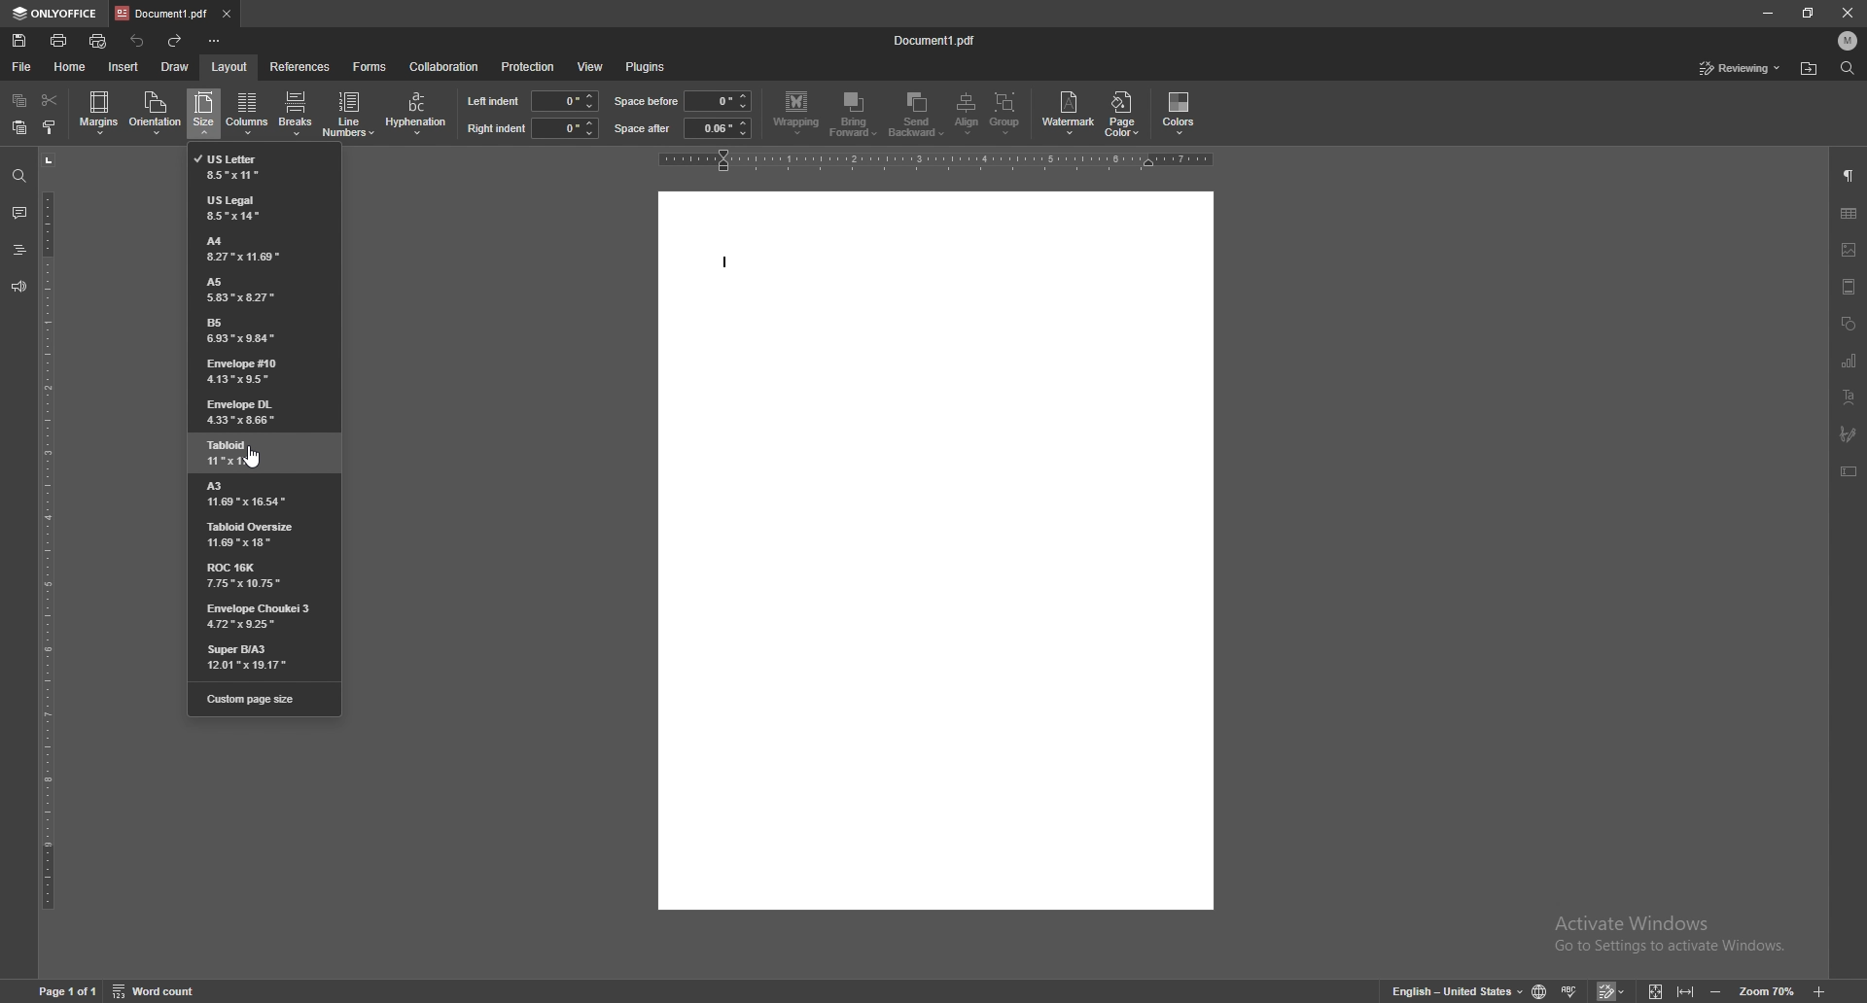 The width and height of the screenshot is (1867, 1003). Describe the element at coordinates (796, 113) in the screenshot. I see `wrapping` at that location.